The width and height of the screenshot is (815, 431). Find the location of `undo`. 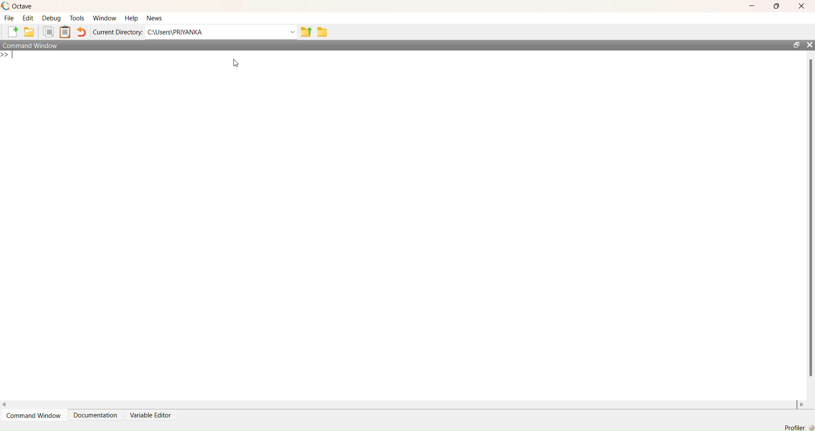

undo is located at coordinates (81, 32).